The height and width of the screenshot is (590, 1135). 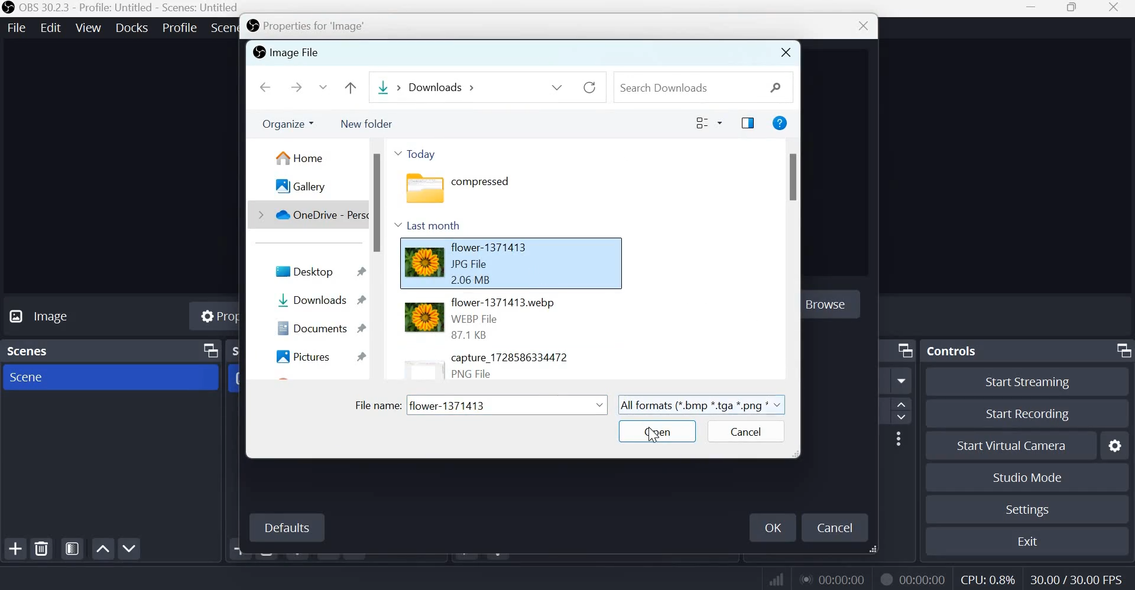 I want to click on File name:, so click(x=374, y=407).